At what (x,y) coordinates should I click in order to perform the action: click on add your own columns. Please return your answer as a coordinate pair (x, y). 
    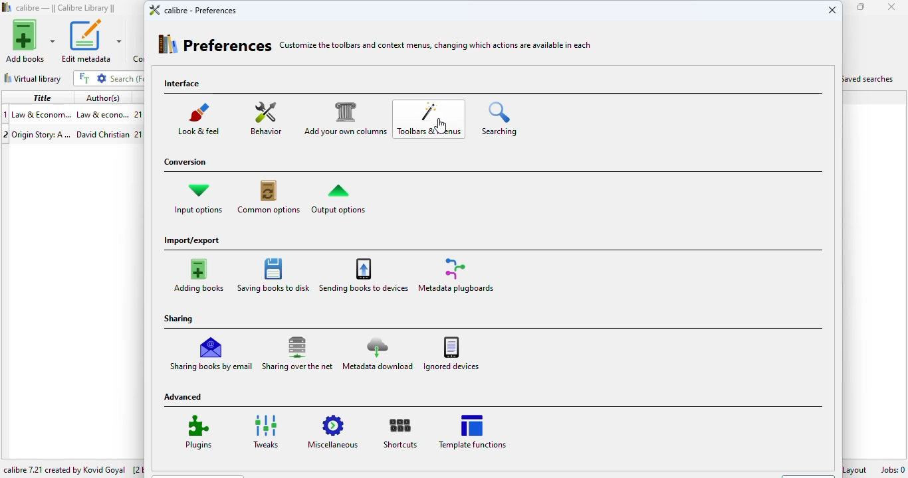
    Looking at the image, I should click on (344, 118).